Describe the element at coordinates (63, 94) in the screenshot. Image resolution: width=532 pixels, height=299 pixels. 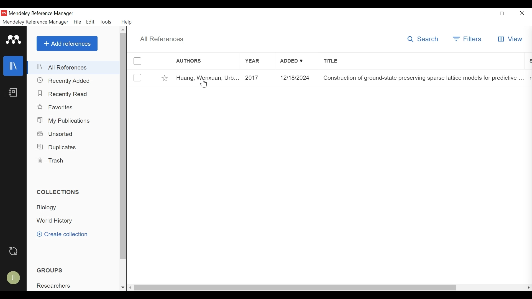
I see `Recently Read` at that location.